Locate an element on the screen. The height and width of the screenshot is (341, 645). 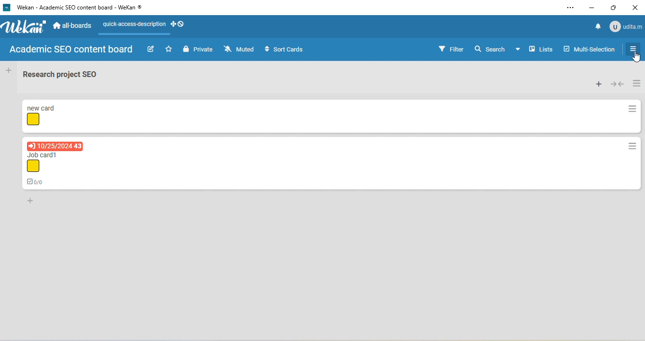
Research project SEO is located at coordinates (61, 74).